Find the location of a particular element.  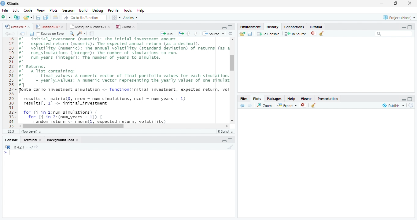

Close is located at coordinates (410, 4).